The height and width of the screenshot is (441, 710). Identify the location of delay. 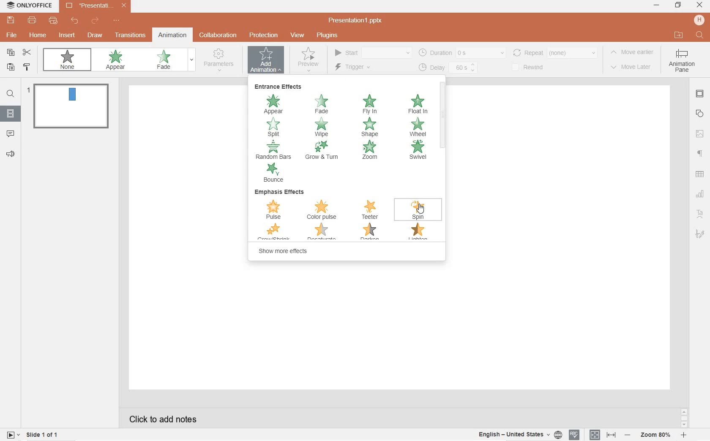
(448, 68).